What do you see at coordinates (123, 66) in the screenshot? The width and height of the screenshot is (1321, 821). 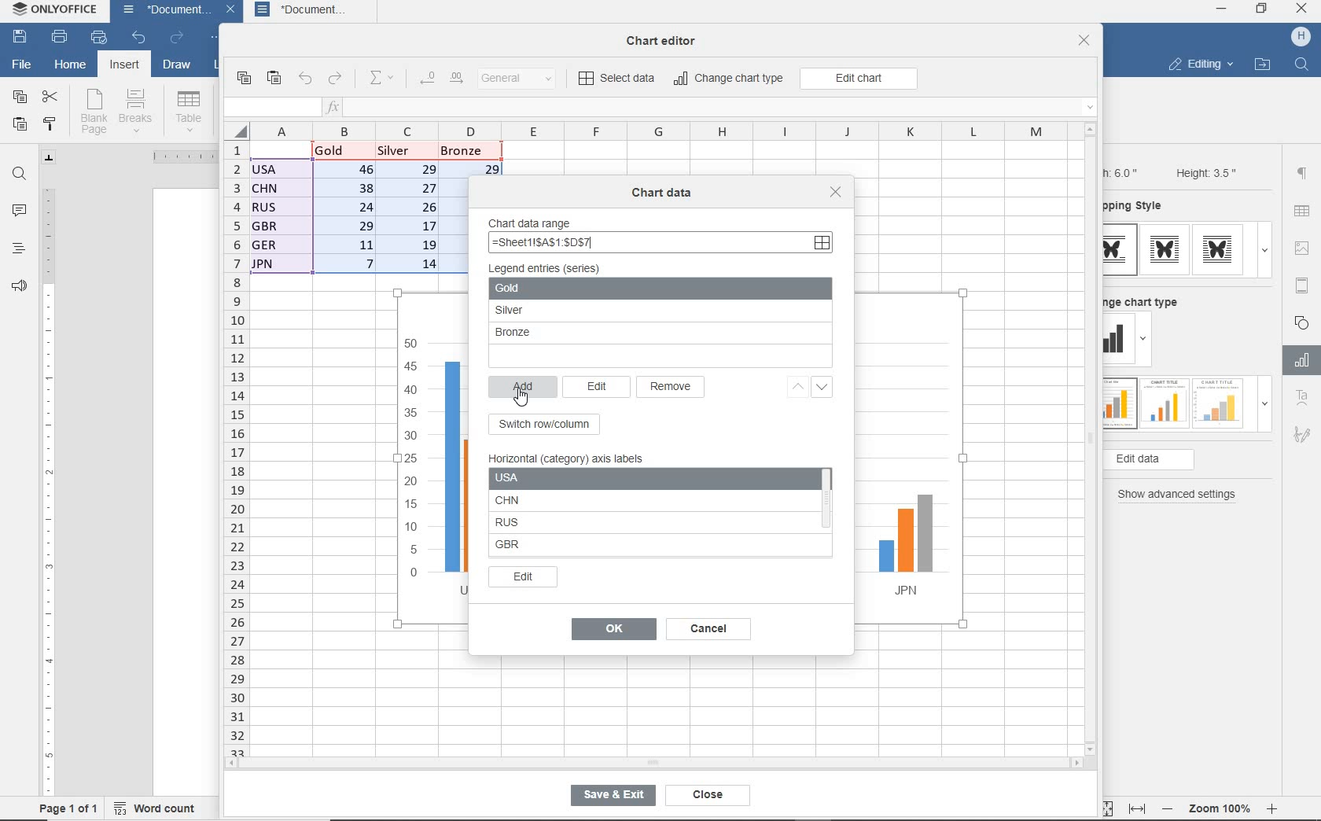 I see `insert` at bounding box center [123, 66].